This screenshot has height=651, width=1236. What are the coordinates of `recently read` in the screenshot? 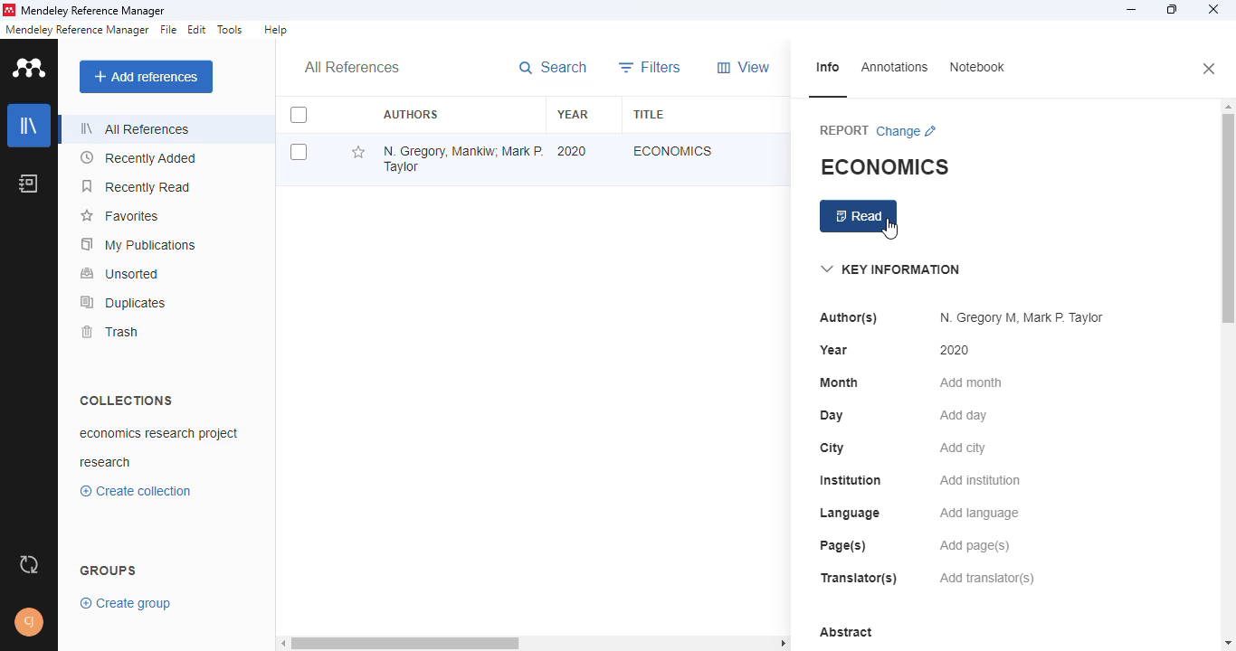 It's located at (135, 186).